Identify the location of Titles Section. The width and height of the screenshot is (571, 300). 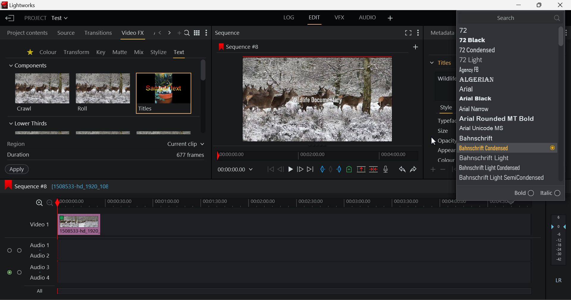
(440, 63).